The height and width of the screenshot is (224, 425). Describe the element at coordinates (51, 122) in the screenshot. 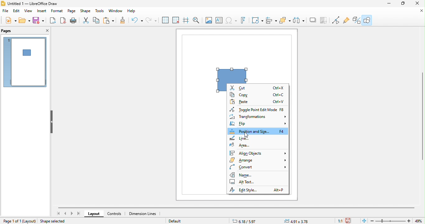

I see `hide` at that location.